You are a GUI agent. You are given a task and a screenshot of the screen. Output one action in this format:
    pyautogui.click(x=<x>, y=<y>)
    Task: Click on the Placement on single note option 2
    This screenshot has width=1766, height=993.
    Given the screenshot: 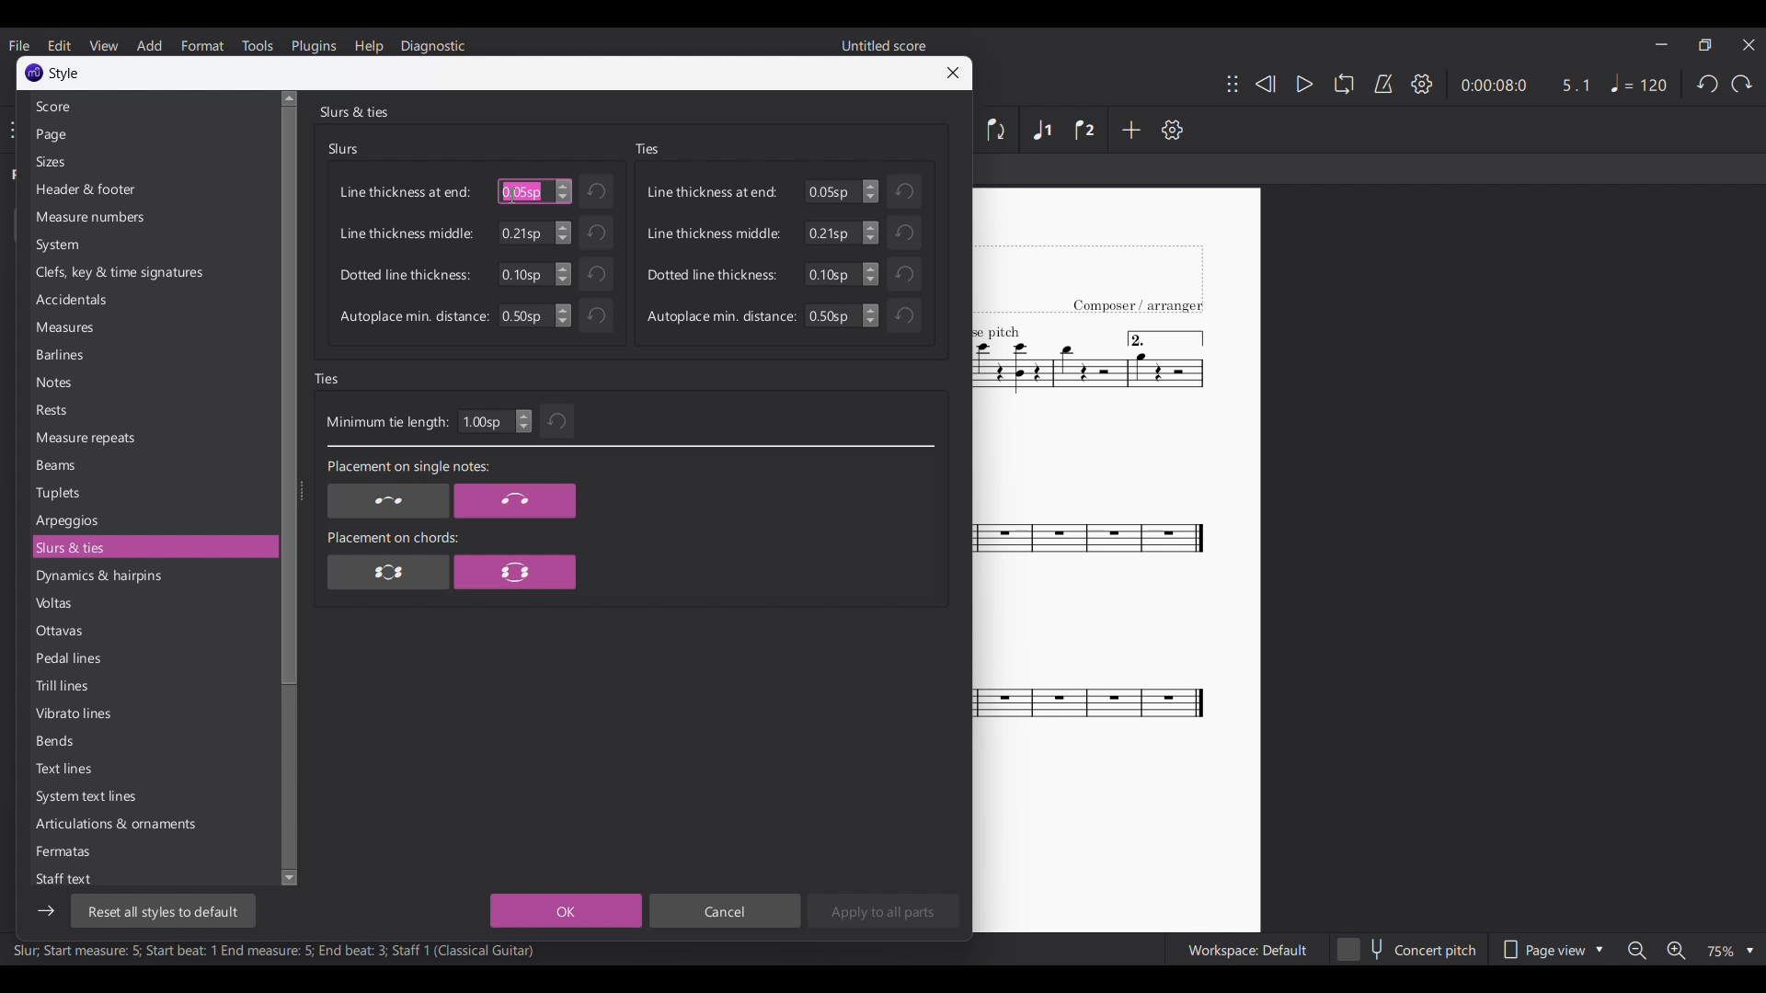 What is the action you would take?
    pyautogui.click(x=515, y=501)
    